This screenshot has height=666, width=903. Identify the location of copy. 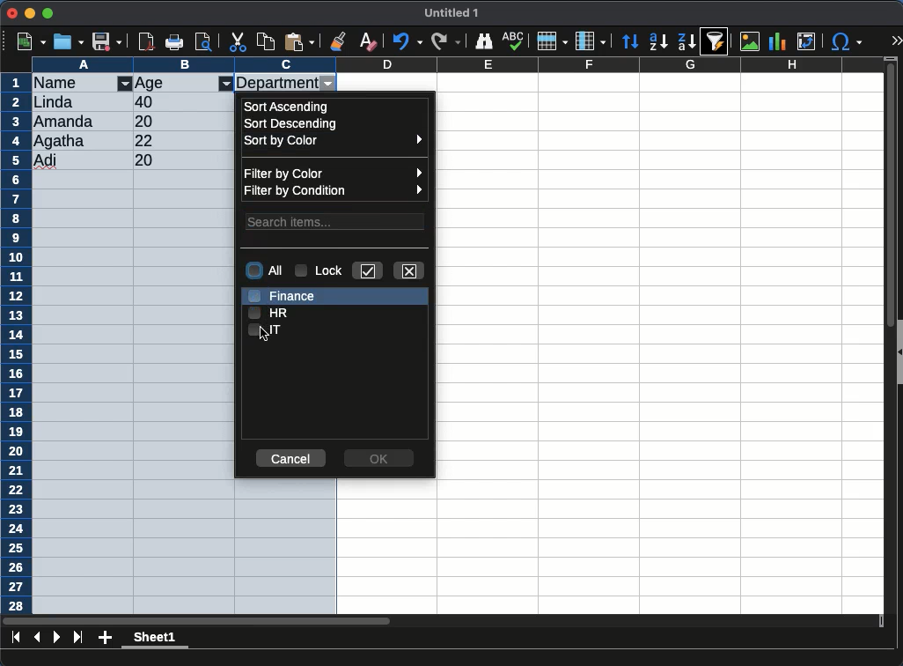
(267, 41).